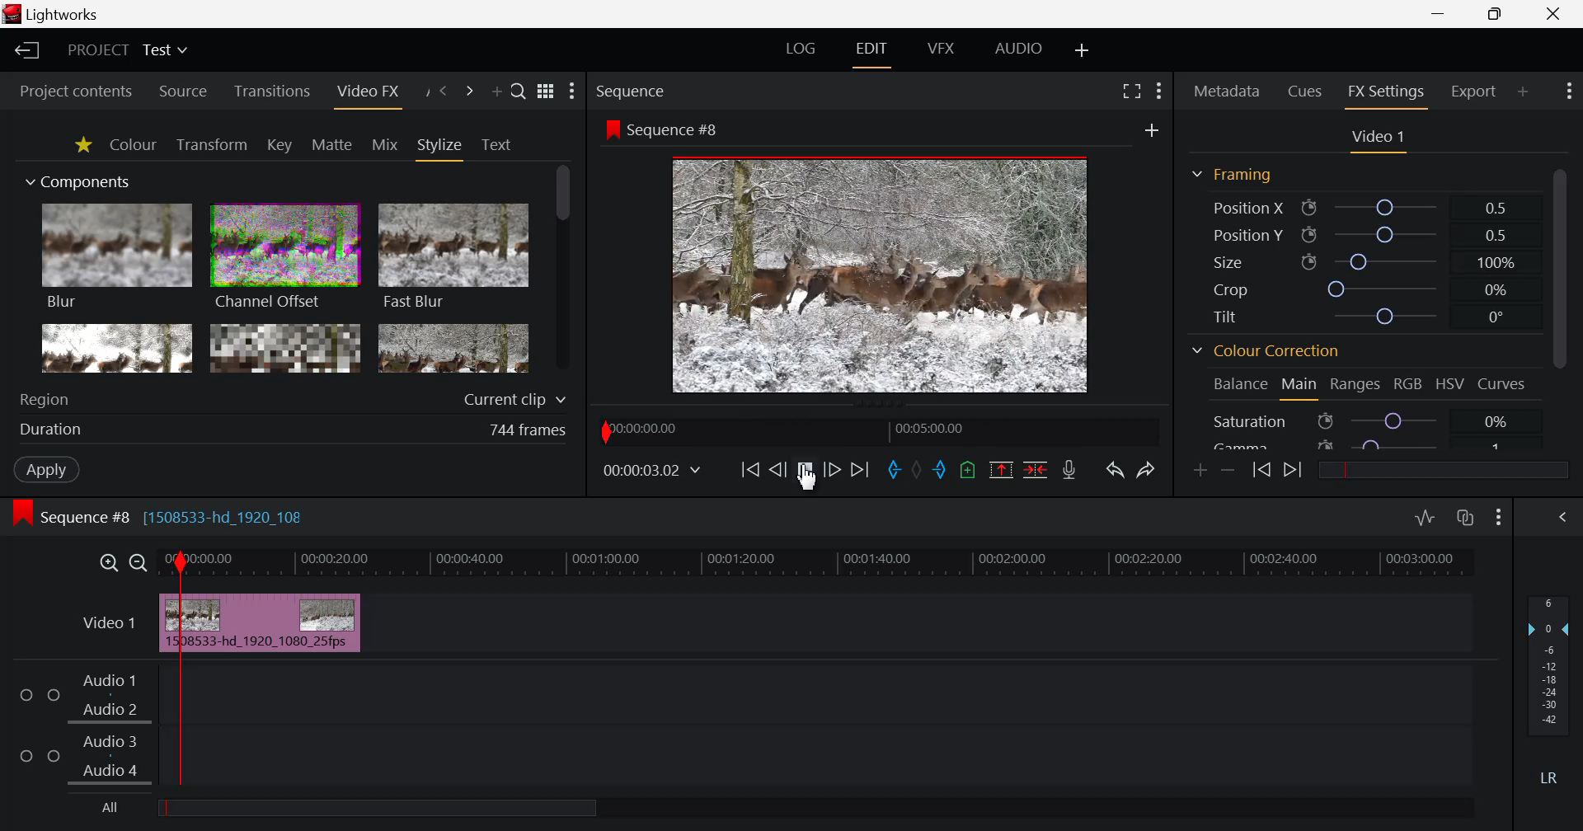 This screenshot has height=831, width=1583. I want to click on RGB, so click(1409, 383).